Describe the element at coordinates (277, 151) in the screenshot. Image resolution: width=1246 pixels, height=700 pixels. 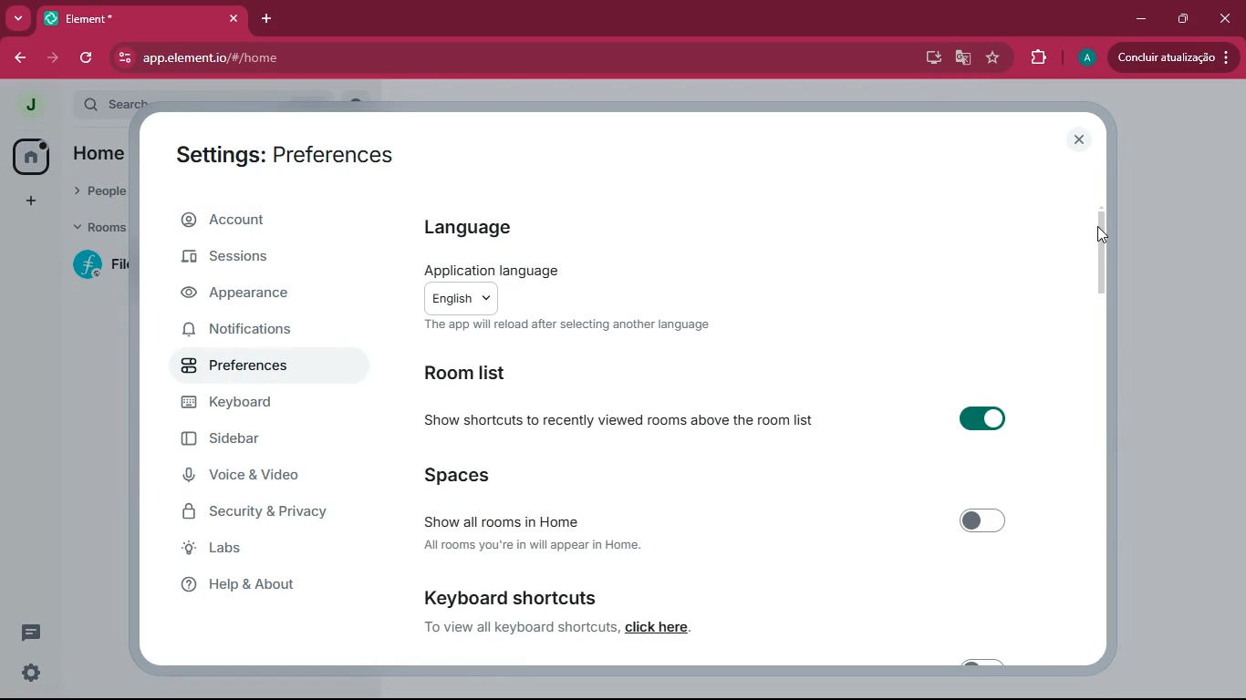
I see `settings: preferences` at that location.